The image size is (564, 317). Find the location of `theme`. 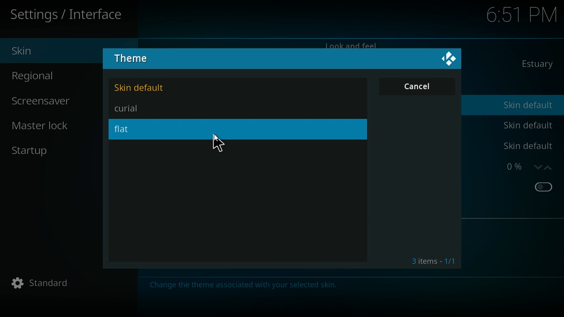

theme is located at coordinates (137, 59).